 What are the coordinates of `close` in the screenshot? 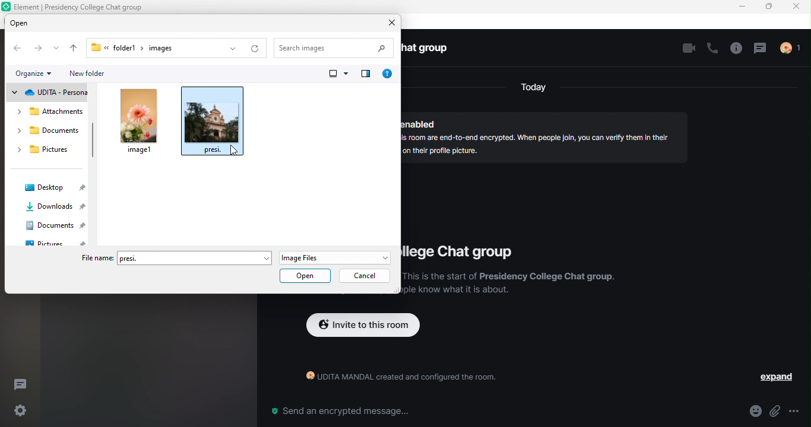 It's located at (391, 23).